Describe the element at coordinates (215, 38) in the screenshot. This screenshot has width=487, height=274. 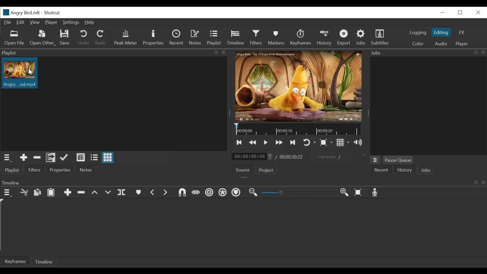
I see `Playlist` at that location.